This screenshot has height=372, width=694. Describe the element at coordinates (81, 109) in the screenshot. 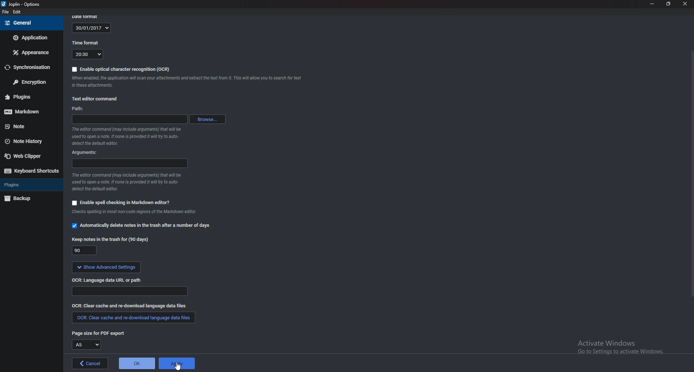

I see `path` at that location.